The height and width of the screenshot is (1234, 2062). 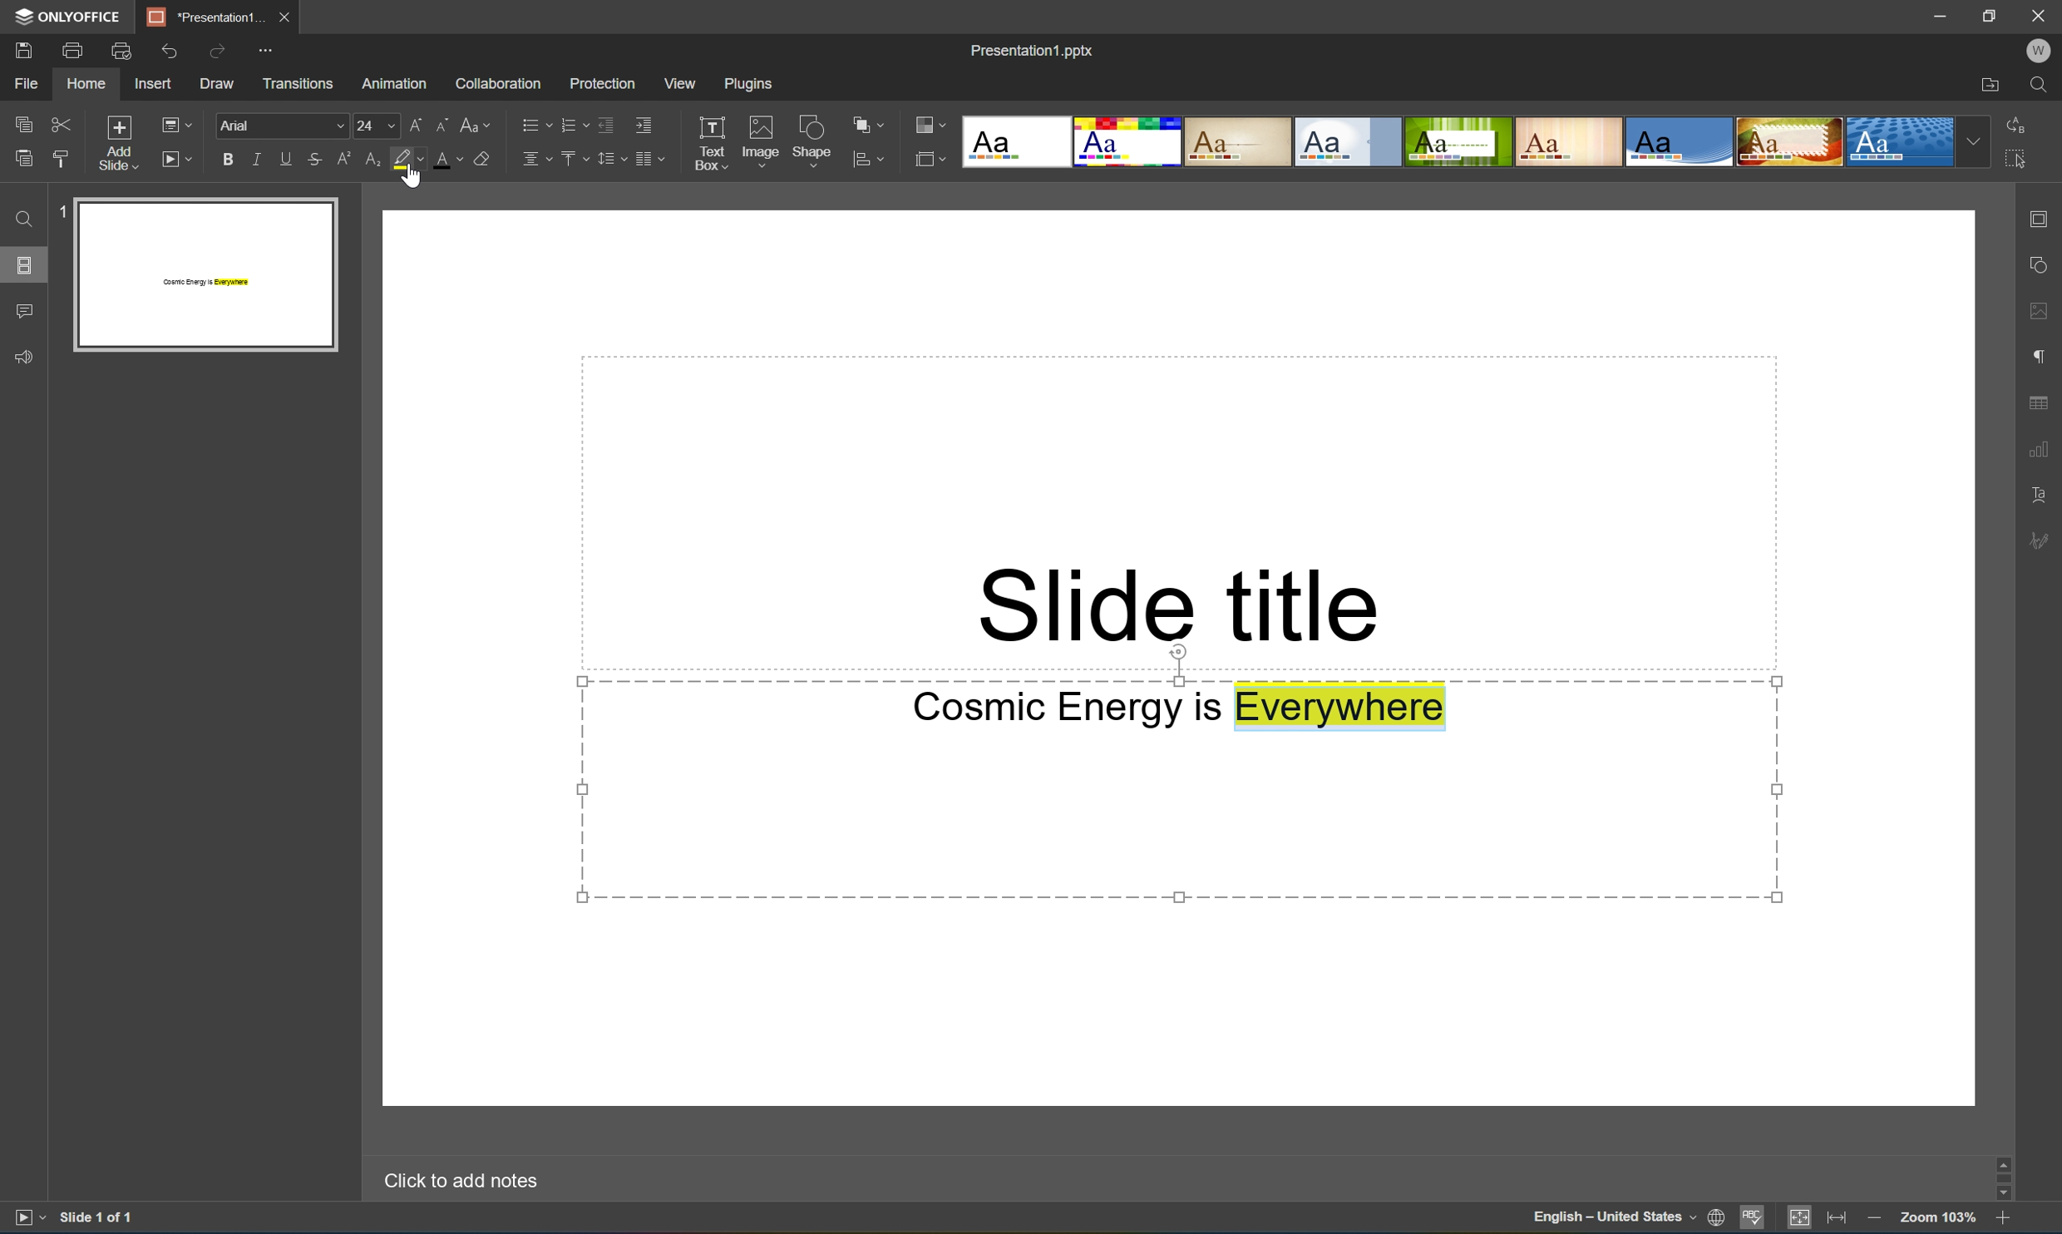 What do you see at coordinates (443, 122) in the screenshot?
I see `Decrement font size` at bounding box center [443, 122].